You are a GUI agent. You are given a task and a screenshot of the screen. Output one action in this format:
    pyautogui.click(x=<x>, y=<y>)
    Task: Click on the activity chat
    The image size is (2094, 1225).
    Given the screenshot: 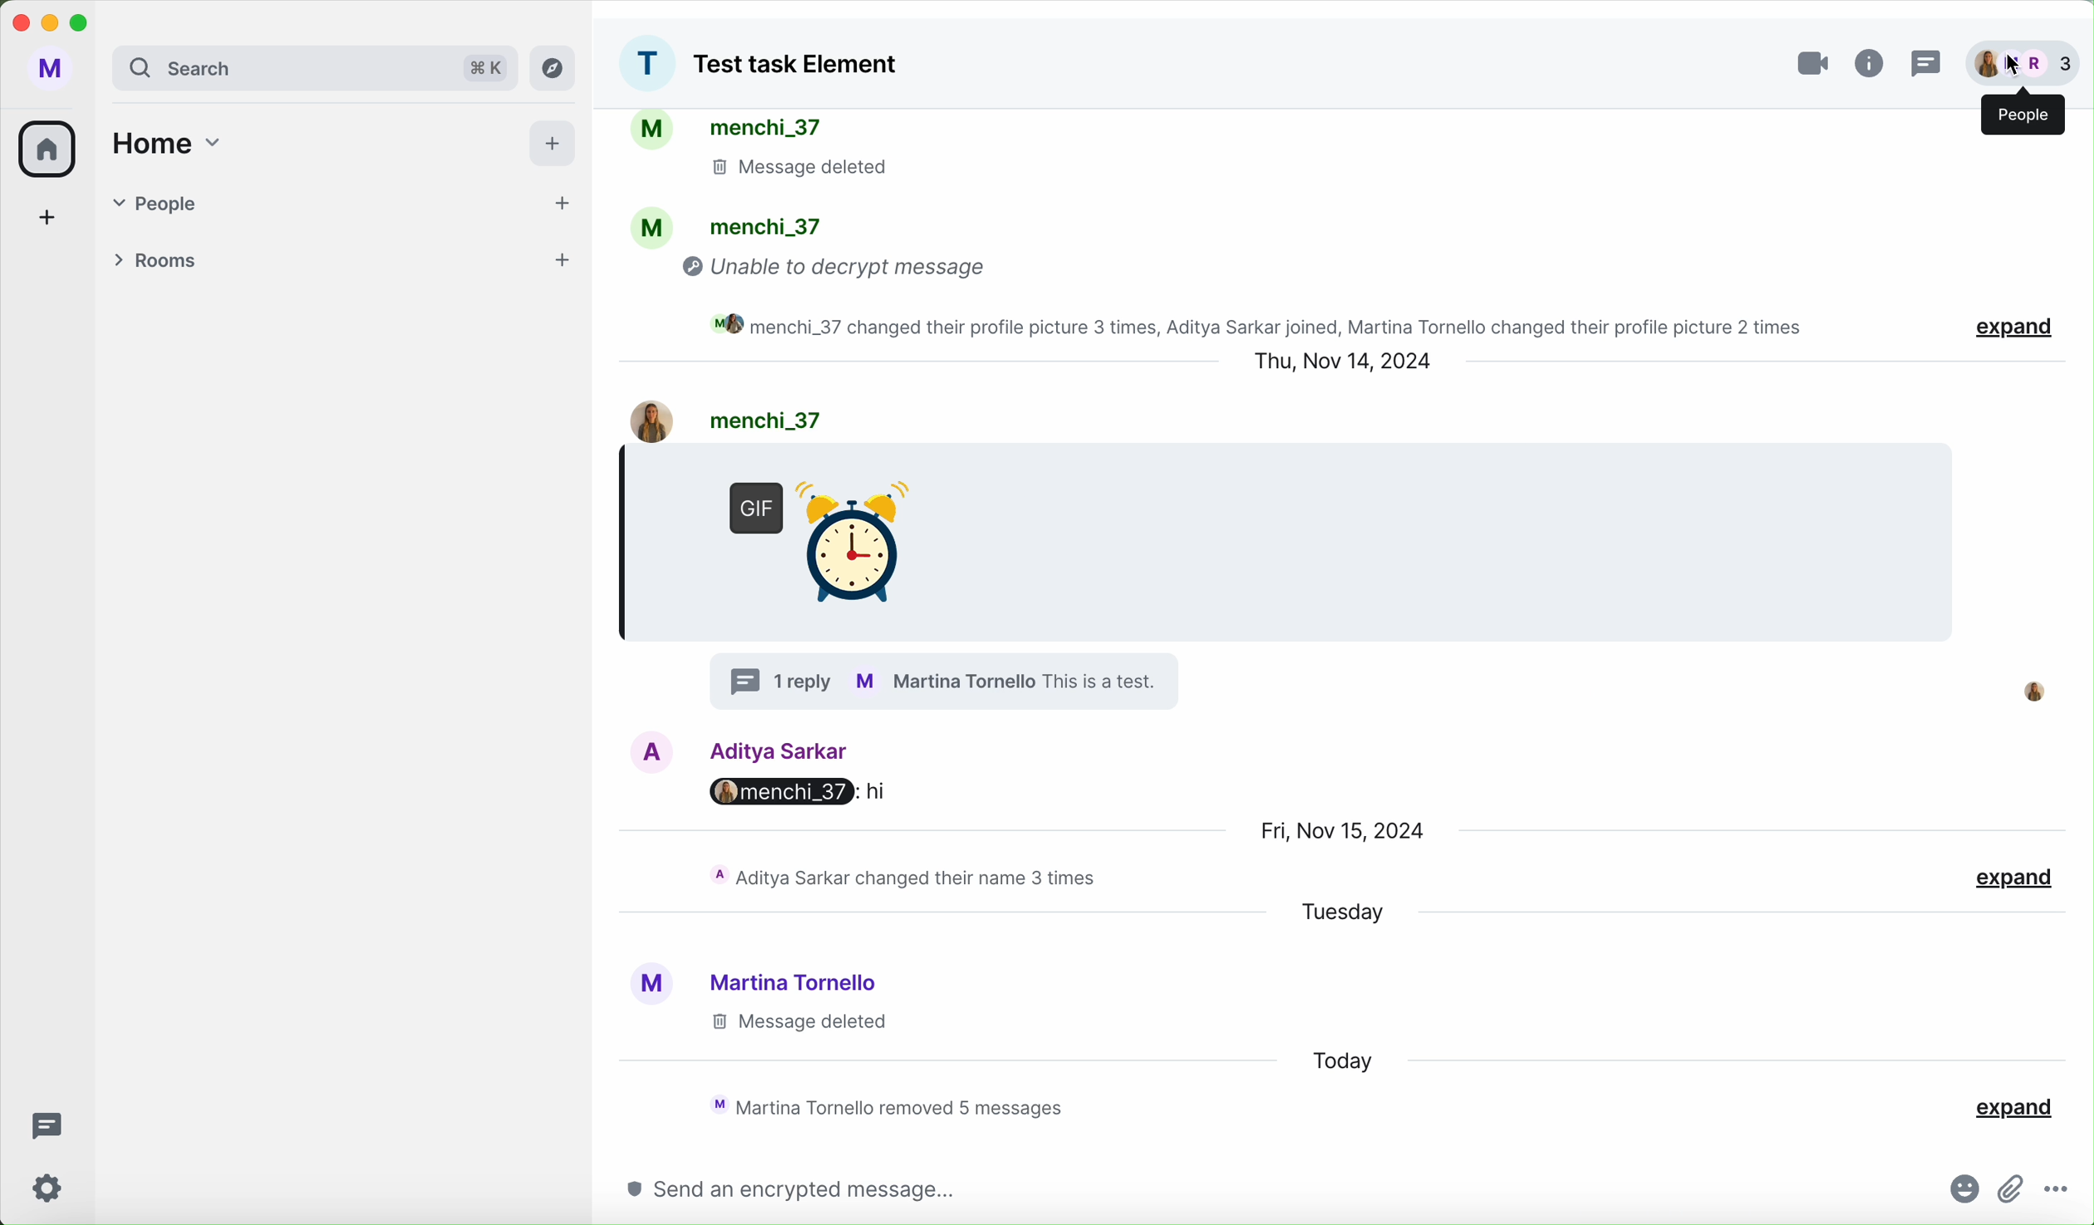 What is the action you would take?
    pyautogui.click(x=895, y=1105)
    